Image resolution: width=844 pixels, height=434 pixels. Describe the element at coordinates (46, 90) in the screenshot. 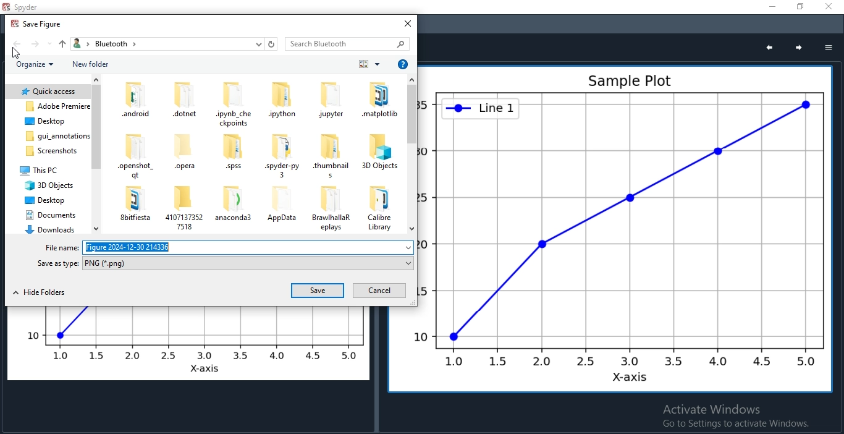

I see `folder 1` at that location.